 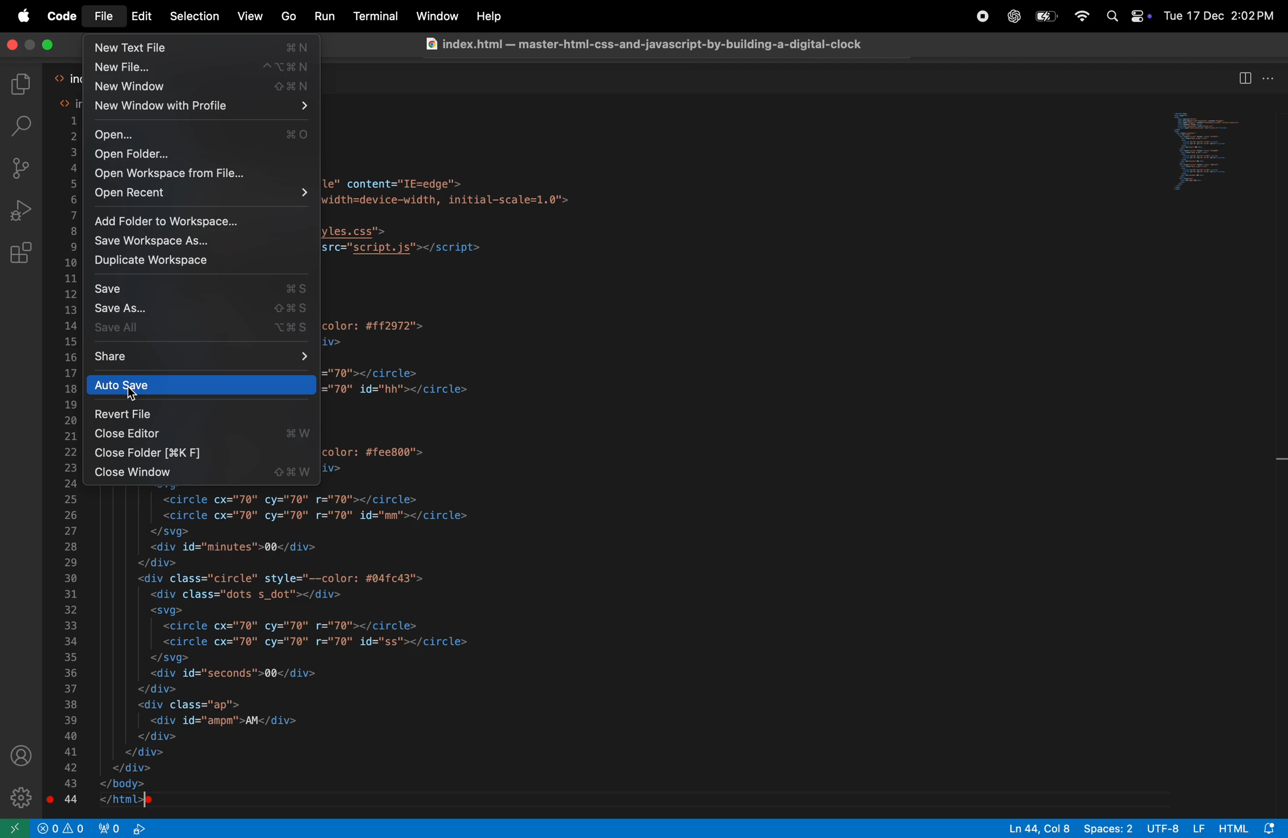 I want to click on save, so click(x=202, y=289).